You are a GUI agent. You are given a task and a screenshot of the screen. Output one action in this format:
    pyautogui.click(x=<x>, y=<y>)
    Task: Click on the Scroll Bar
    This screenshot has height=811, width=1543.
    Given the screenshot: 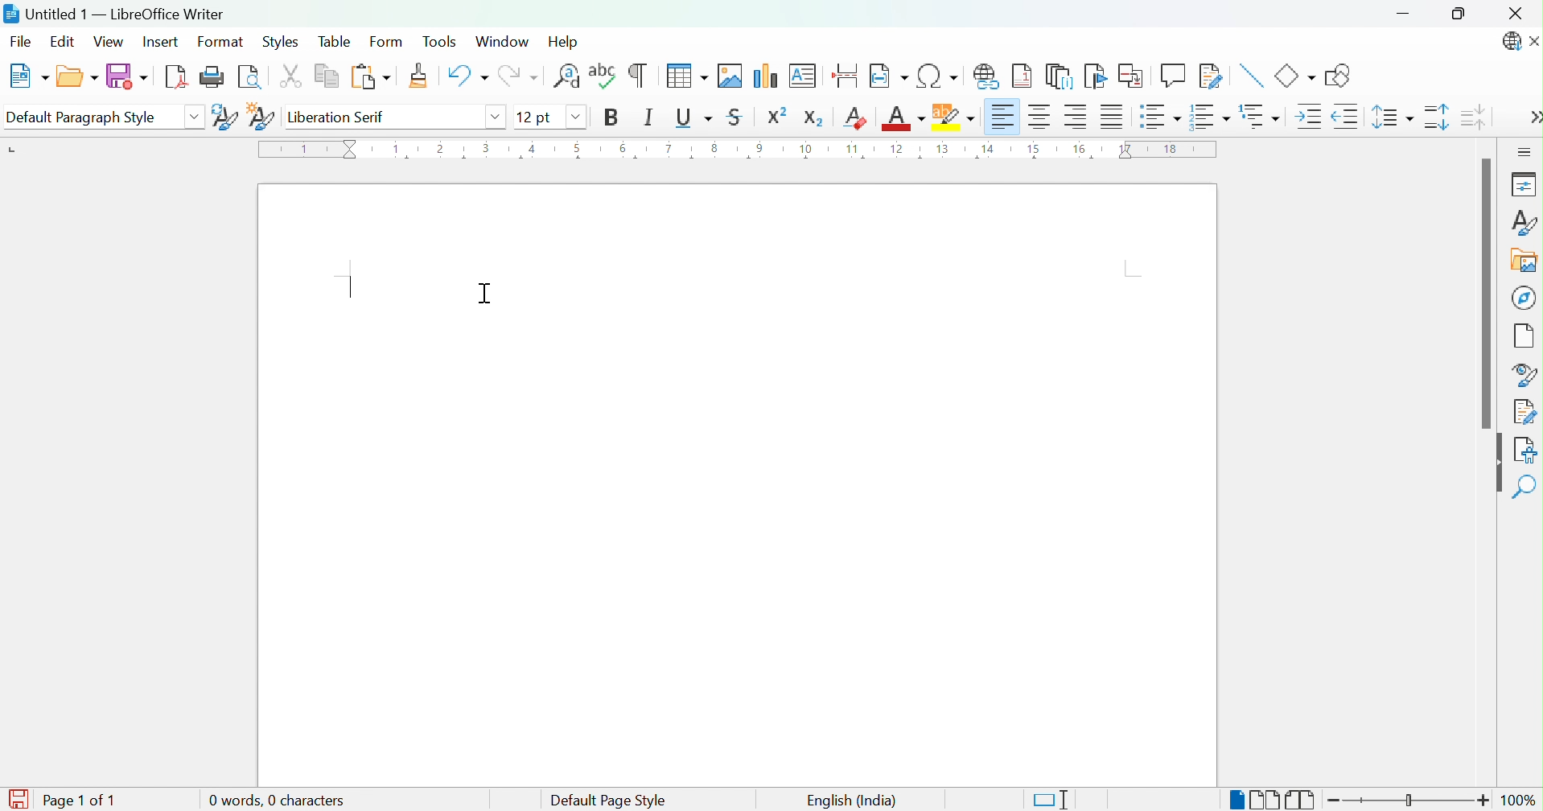 What is the action you would take?
    pyautogui.click(x=1484, y=293)
    